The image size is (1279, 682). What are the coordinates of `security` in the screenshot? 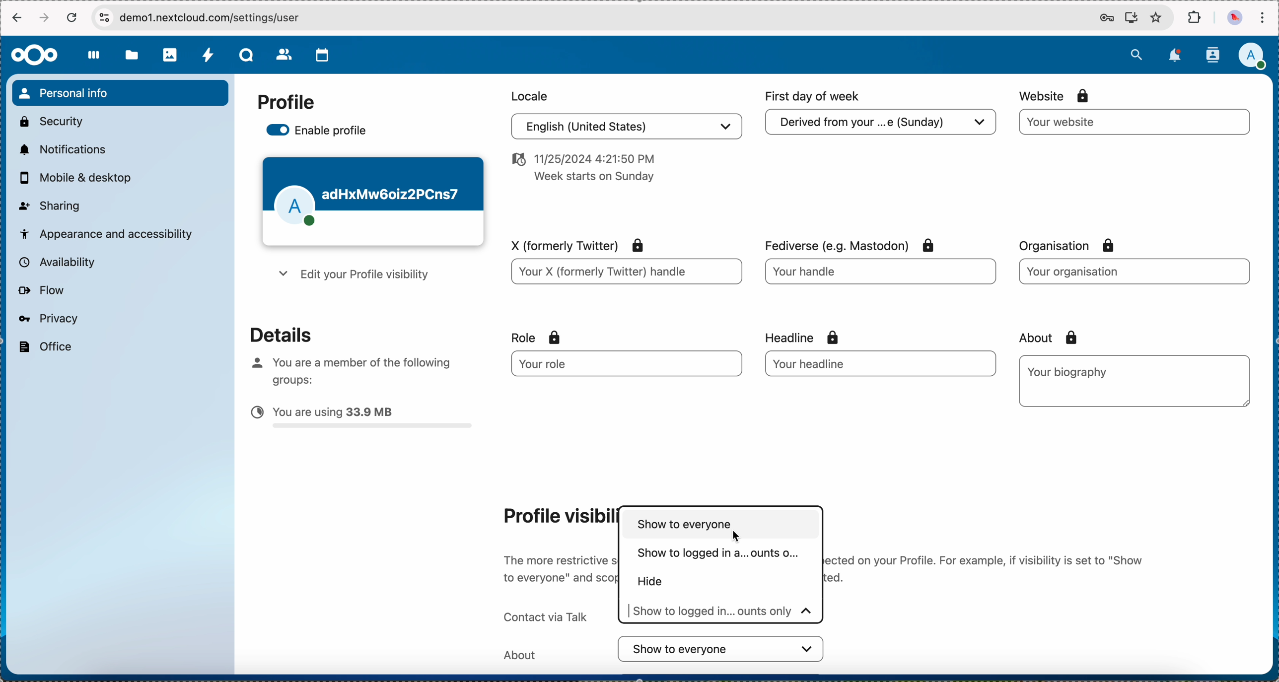 It's located at (50, 120).